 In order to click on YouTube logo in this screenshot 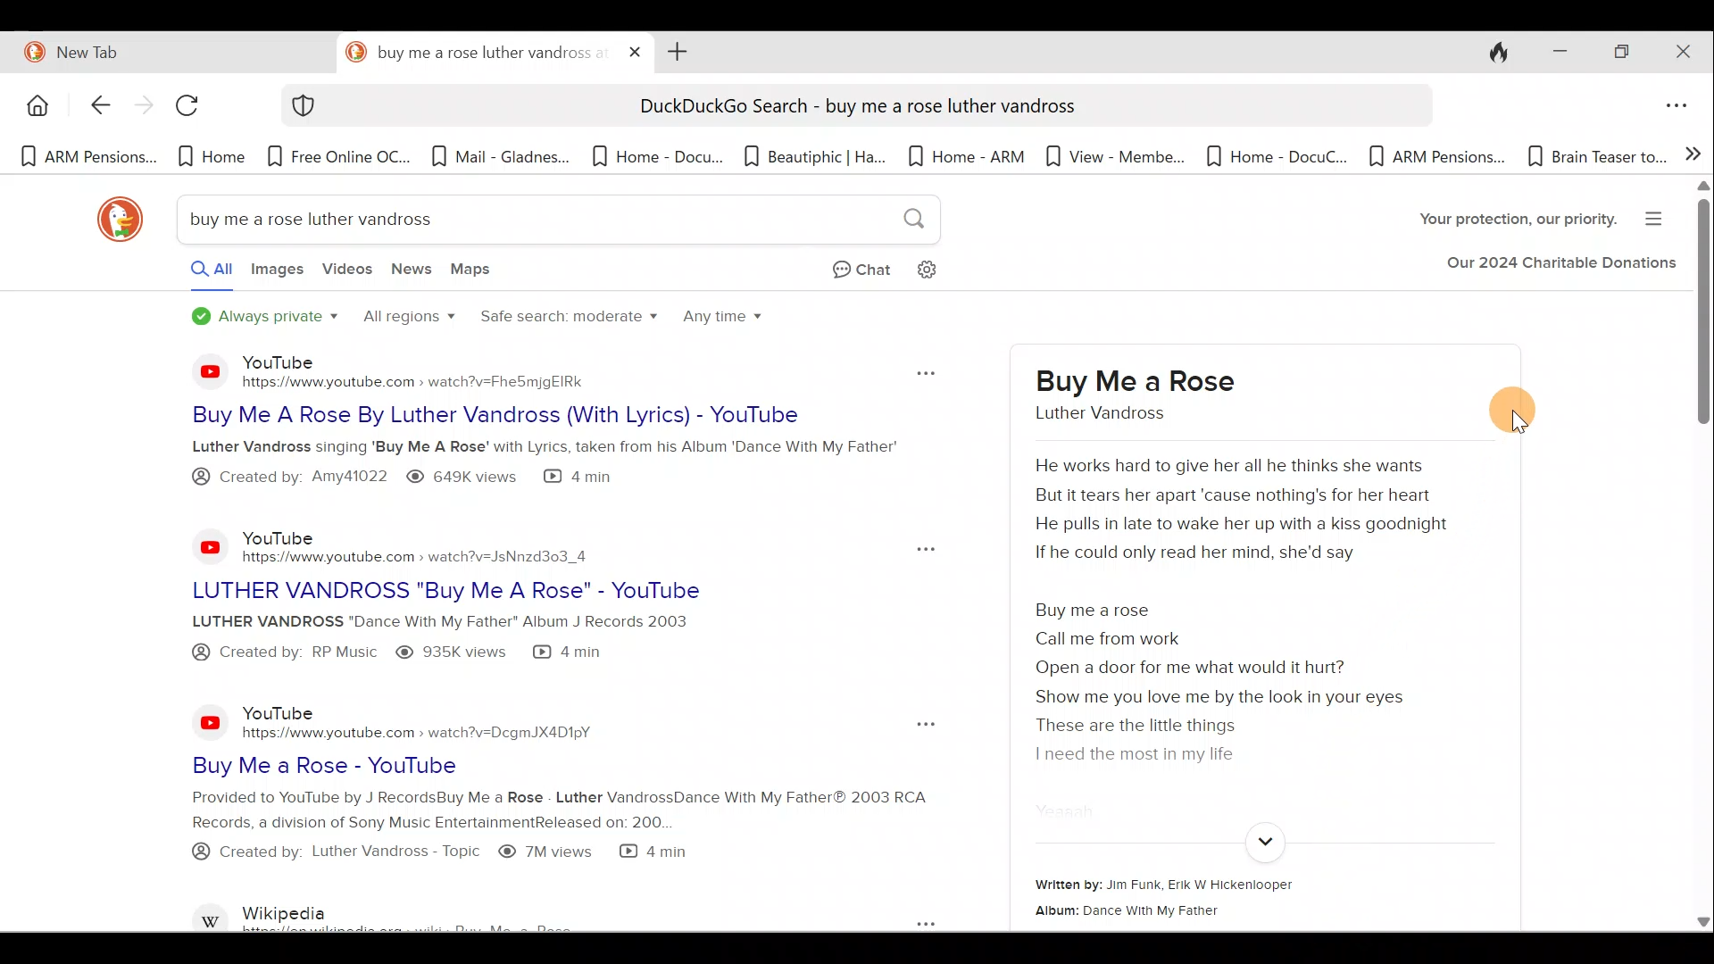, I will do `click(198, 370)`.